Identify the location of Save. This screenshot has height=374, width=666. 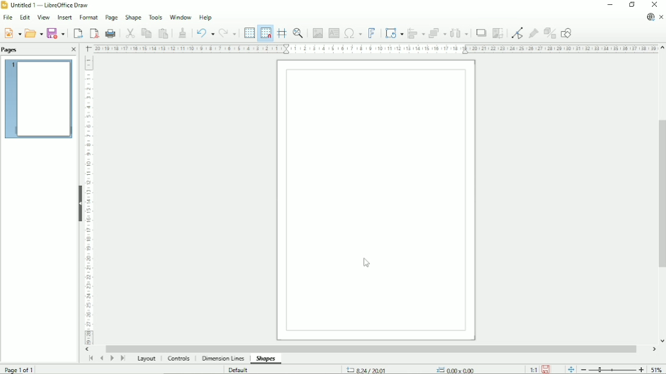
(57, 33).